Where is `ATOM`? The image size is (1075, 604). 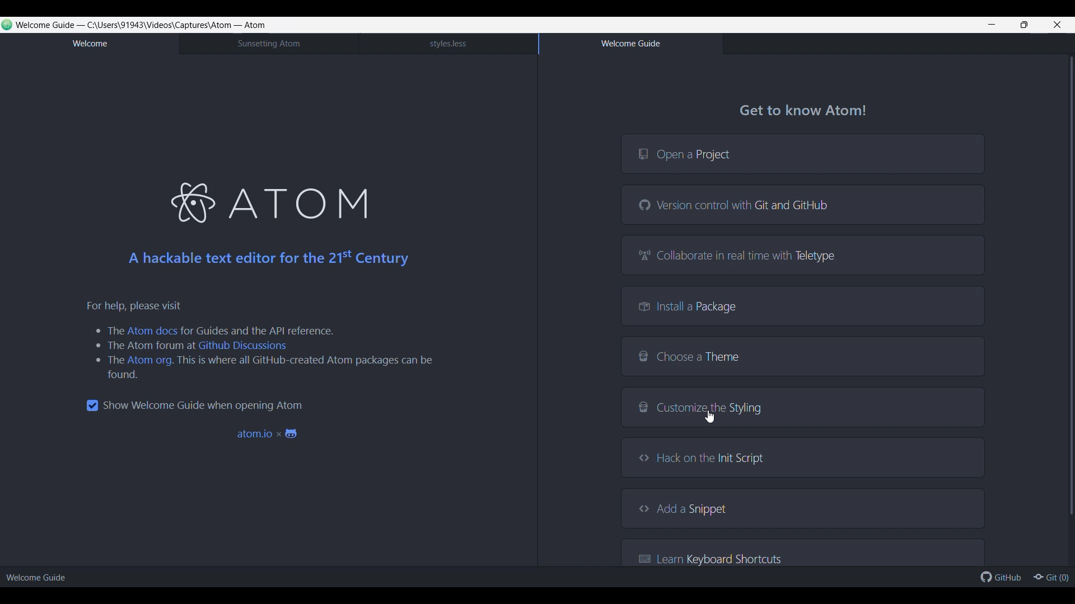 ATOM is located at coordinates (304, 200).